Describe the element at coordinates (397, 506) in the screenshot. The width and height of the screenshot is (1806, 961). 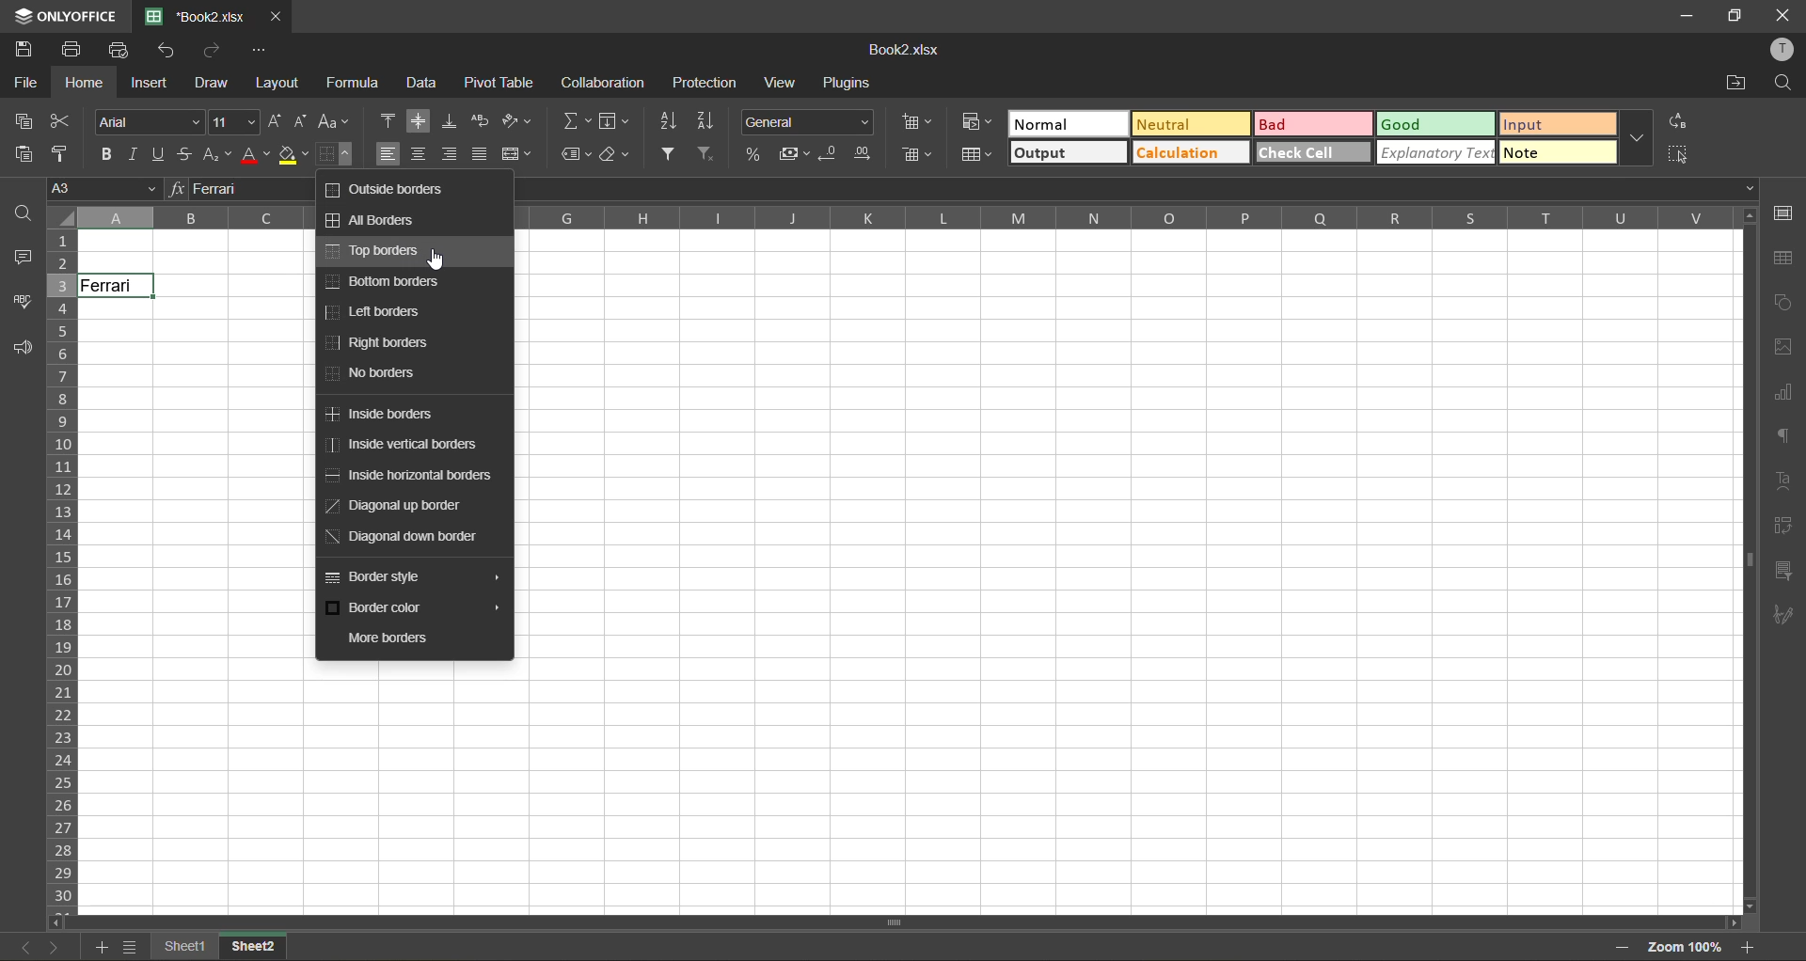
I see `diagonal up border` at that location.